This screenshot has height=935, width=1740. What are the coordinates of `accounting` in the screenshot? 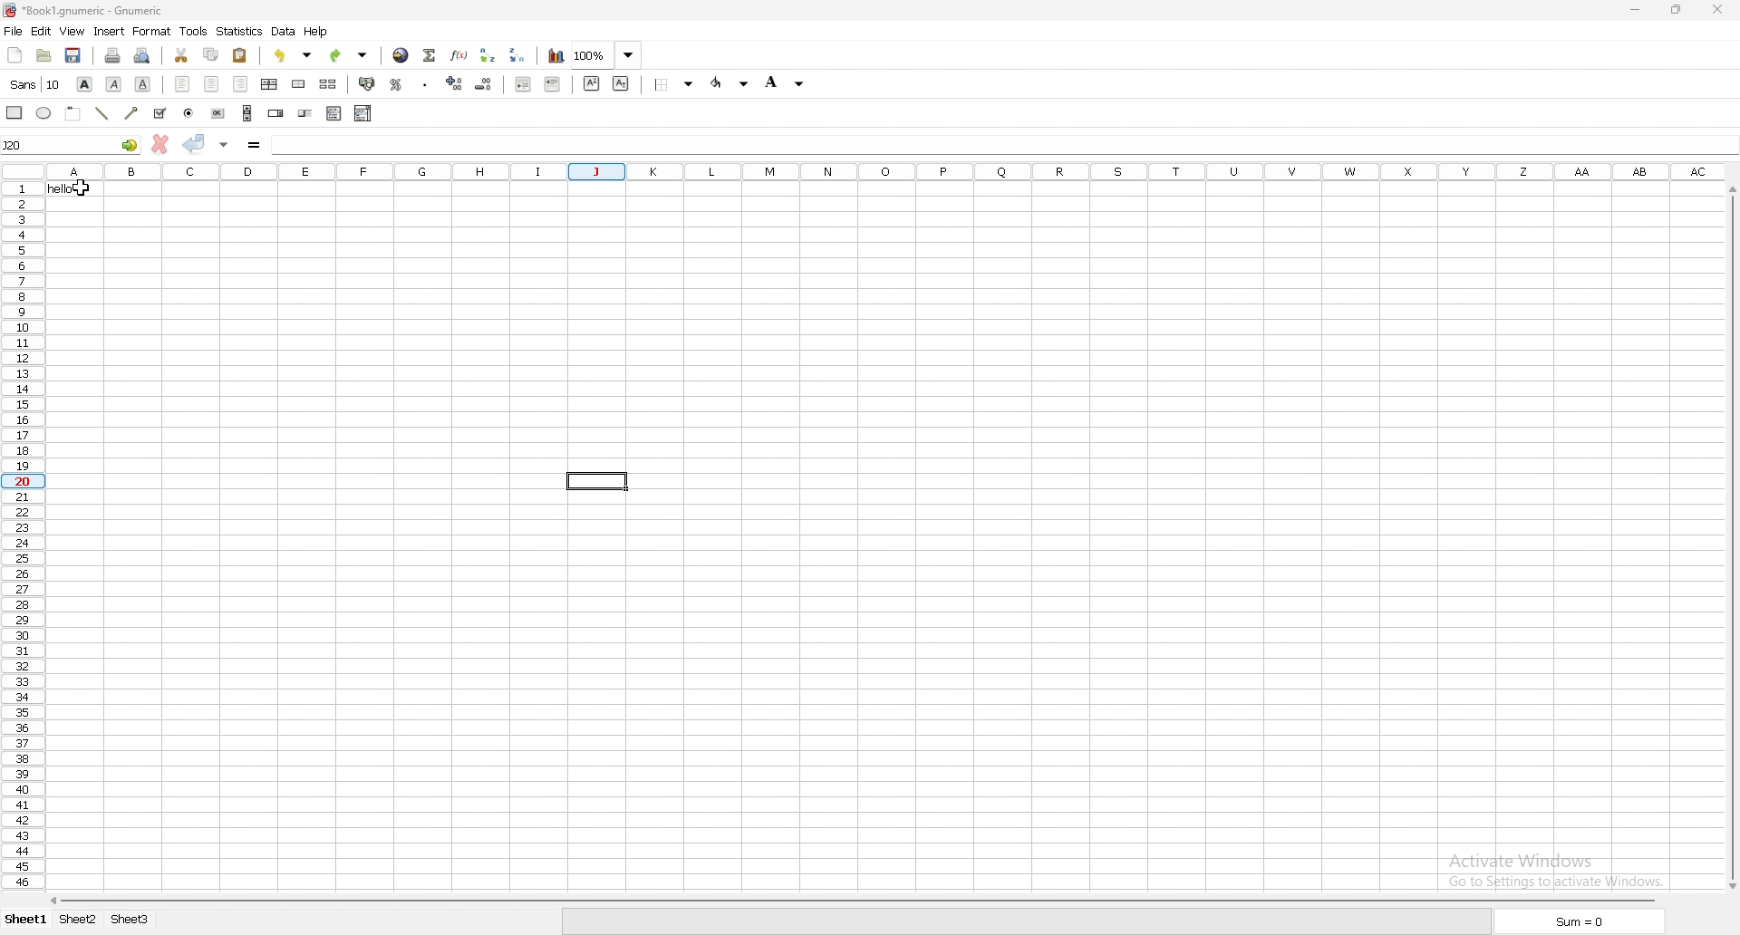 It's located at (369, 82).